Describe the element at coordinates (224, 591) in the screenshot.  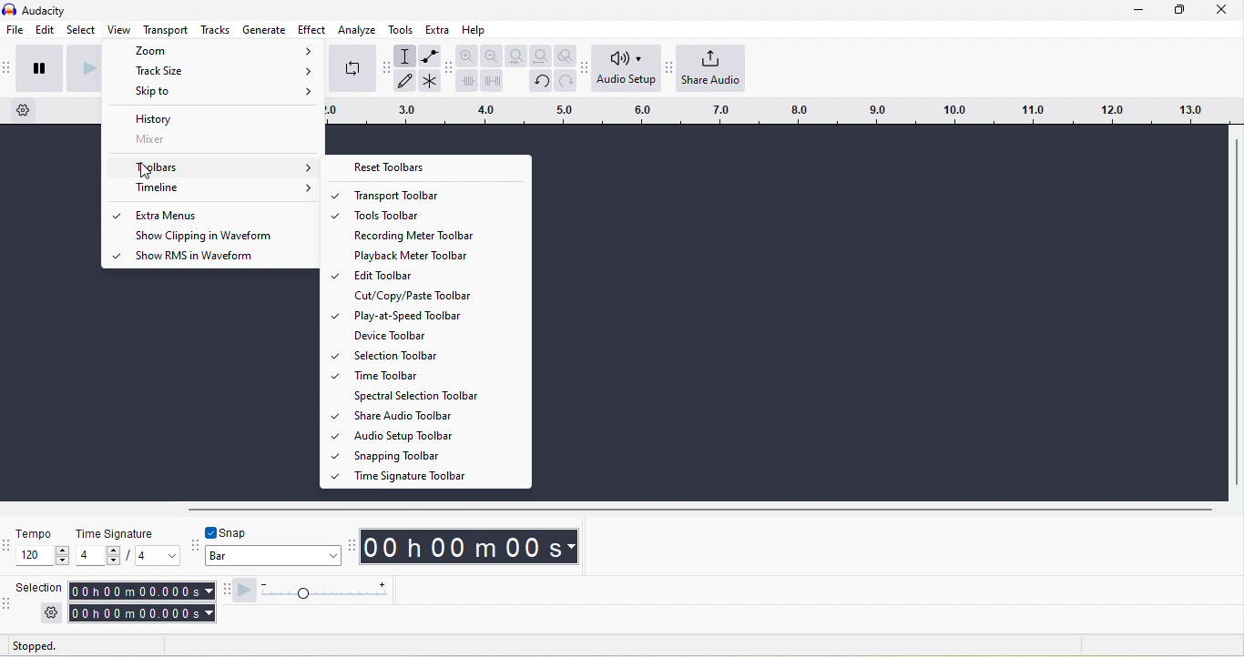
I see `play at speed toolbar` at that location.